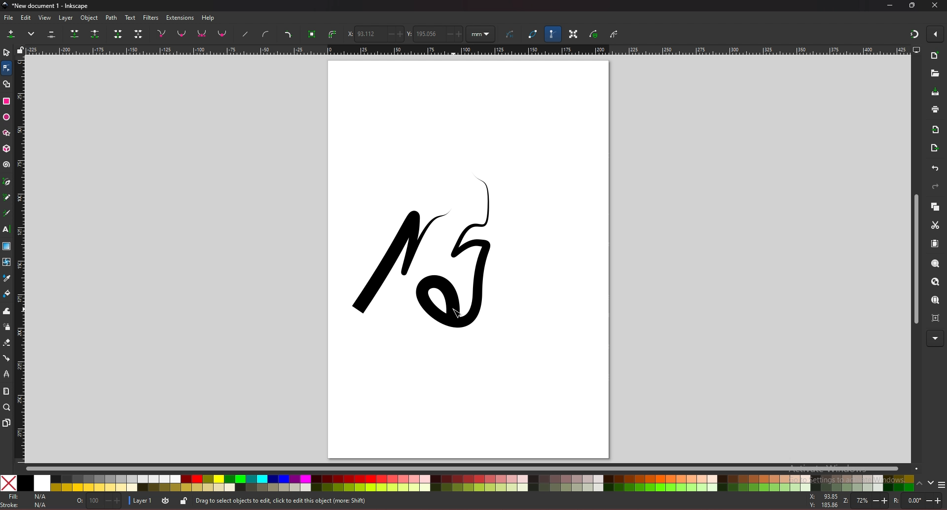  What do you see at coordinates (52, 34) in the screenshot?
I see `delete selected node` at bounding box center [52, 34].